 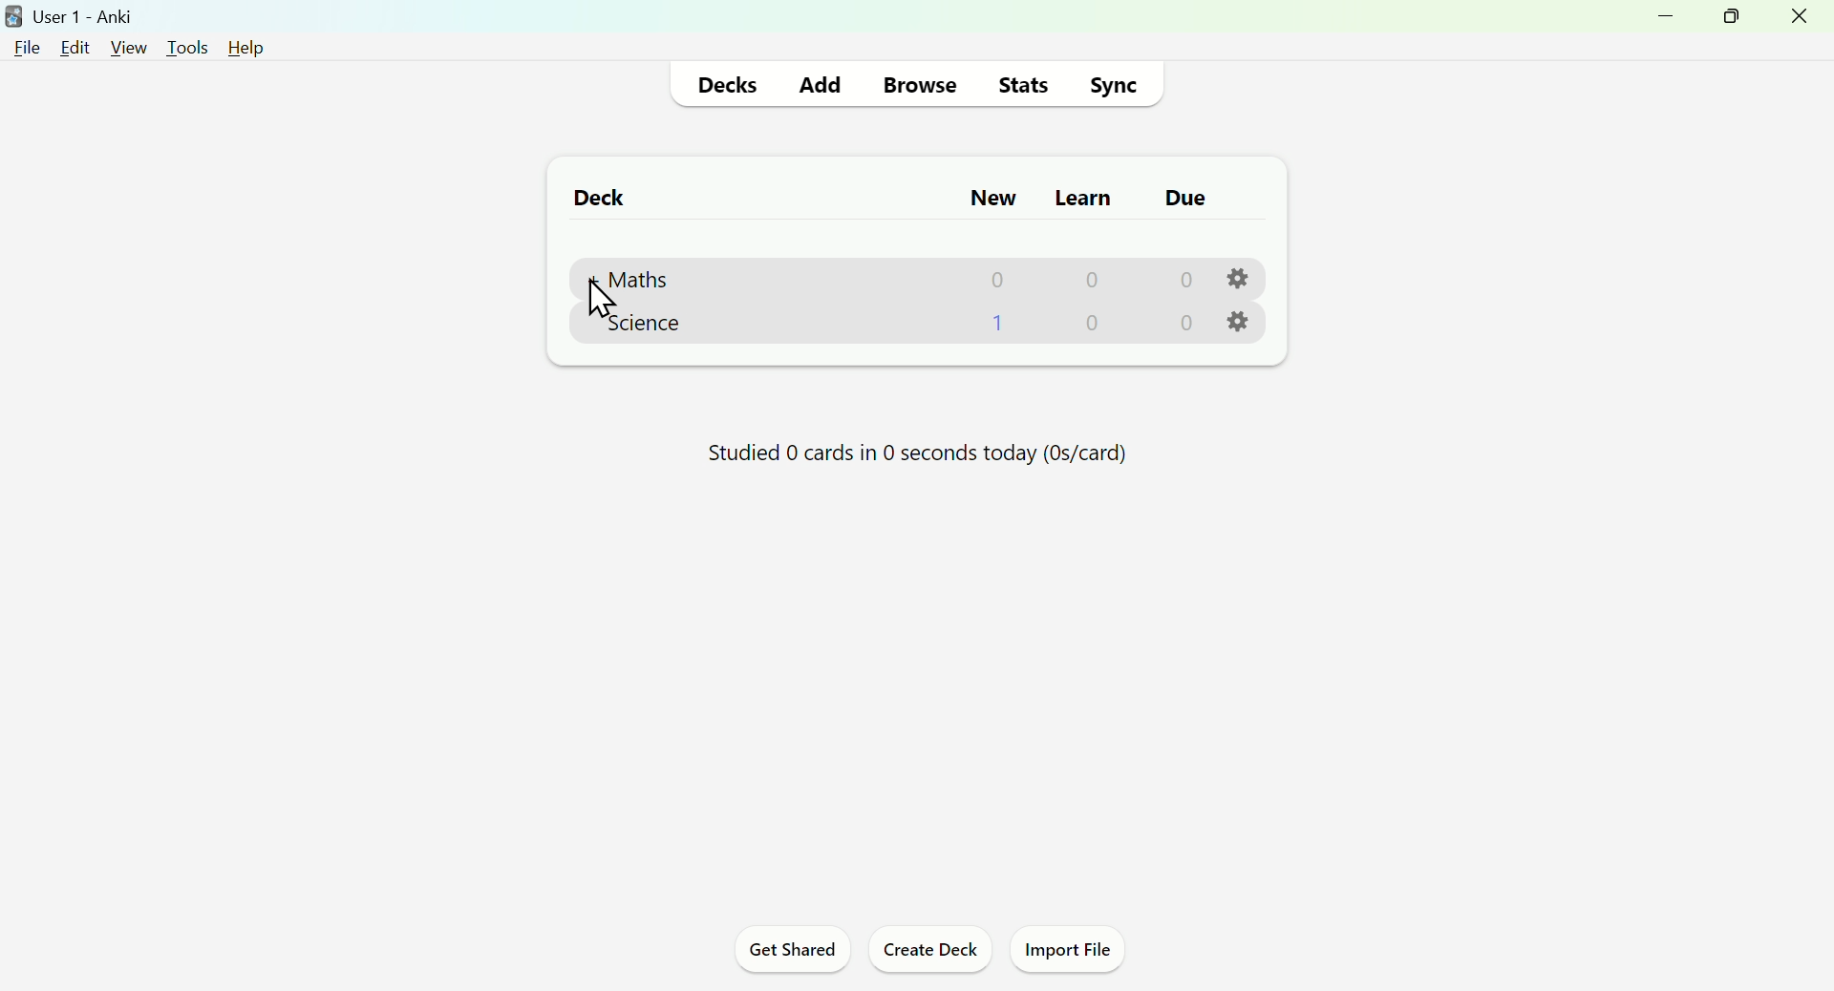 I want to click on Maths , so click(x=631, y=281).